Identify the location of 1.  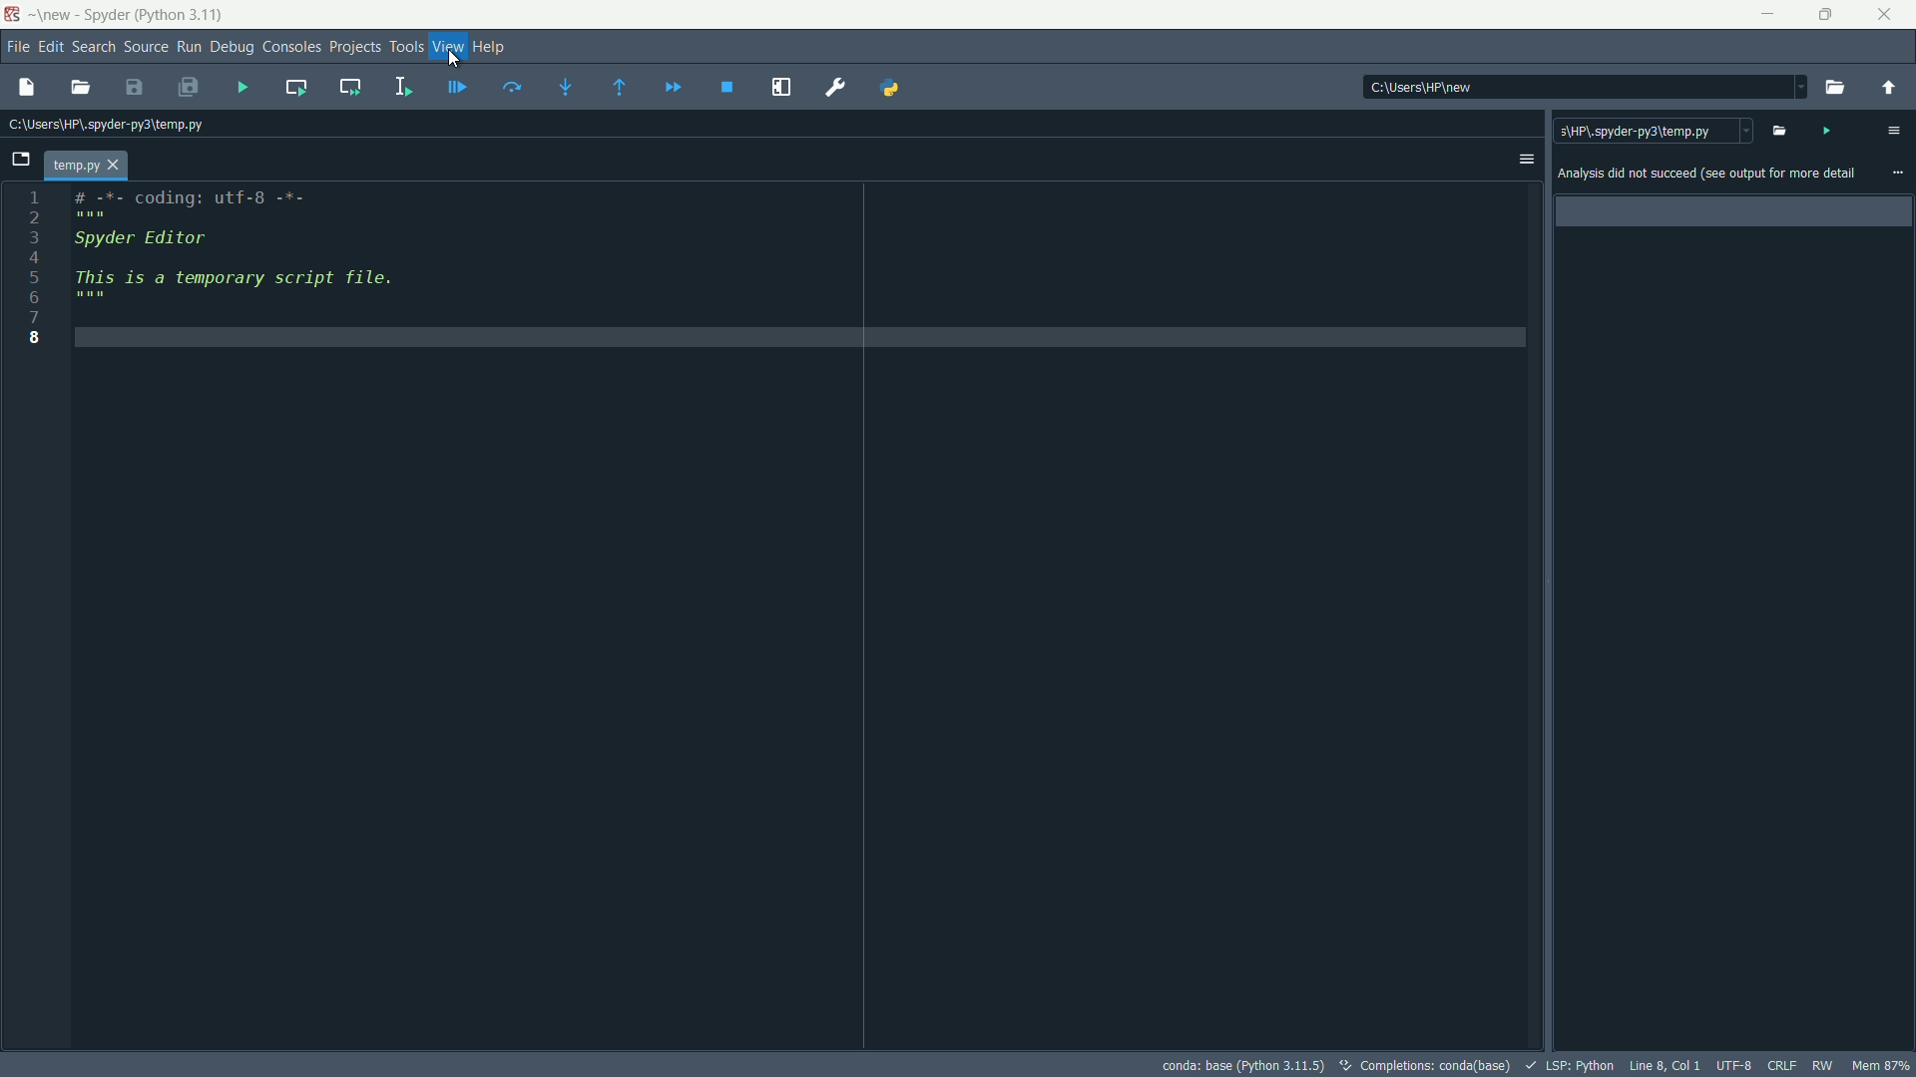
(33, 196).